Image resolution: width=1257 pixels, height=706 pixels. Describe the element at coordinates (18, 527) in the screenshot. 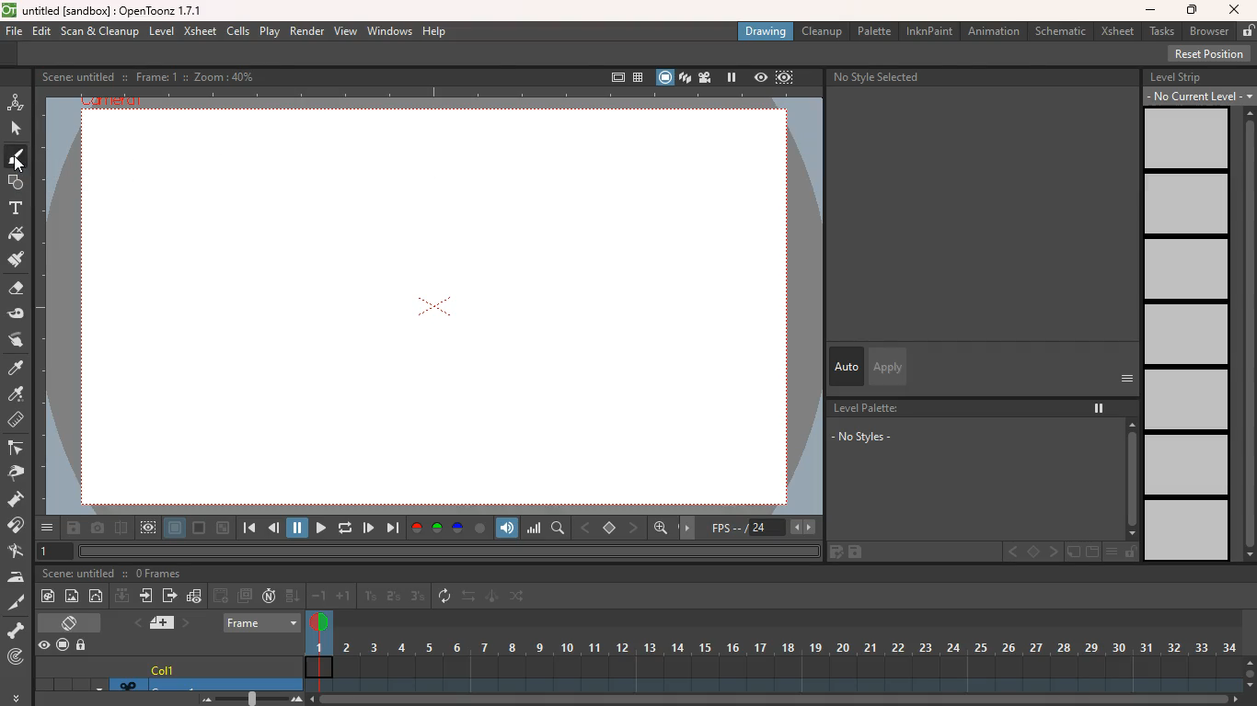

I see `join` at that location.